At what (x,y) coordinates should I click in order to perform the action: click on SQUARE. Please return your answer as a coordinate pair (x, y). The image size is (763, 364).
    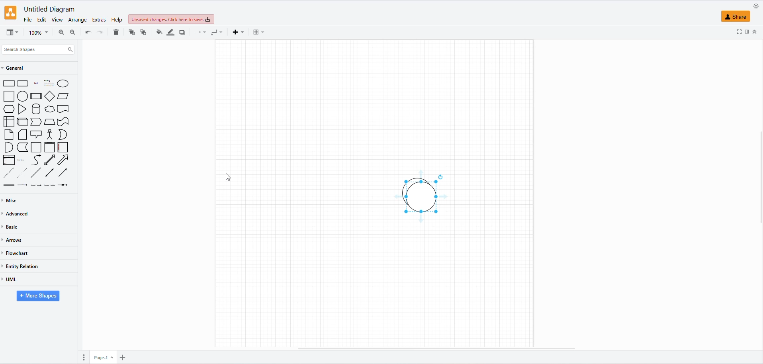
    Looking at the image, I should click on (7, 96).